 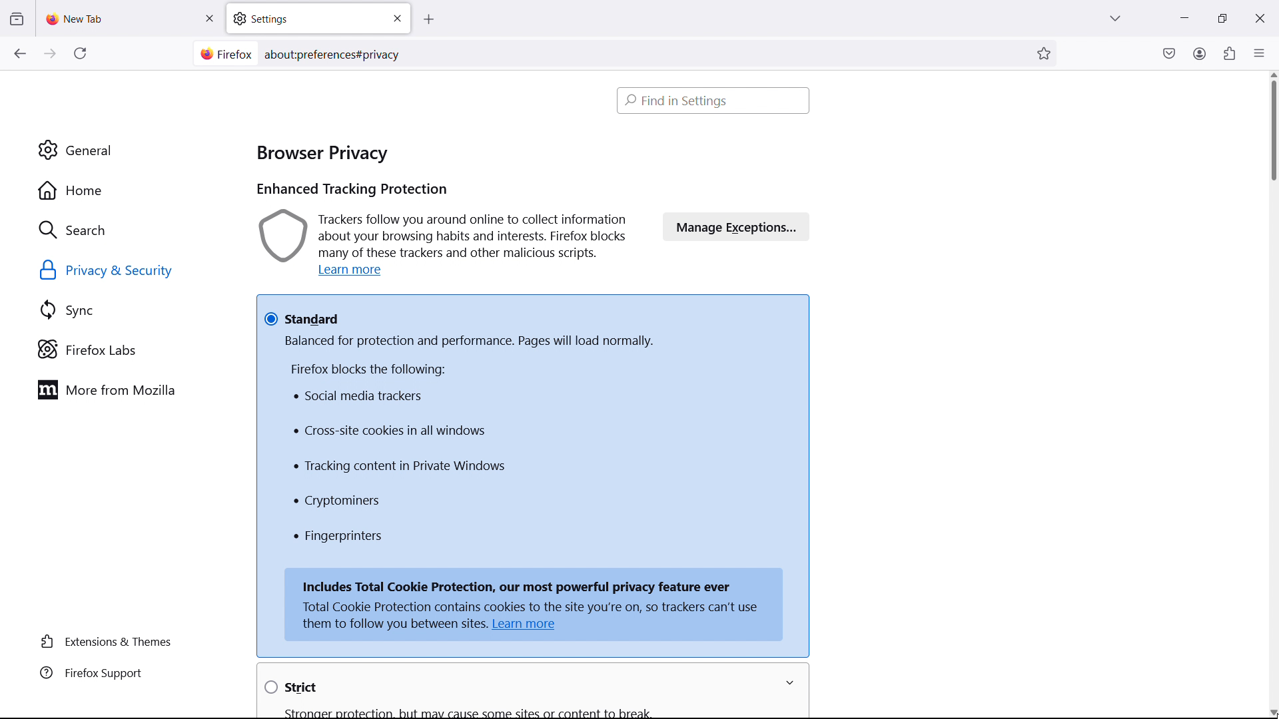 I want to click on scroll down, so click(x=1273, y=712).